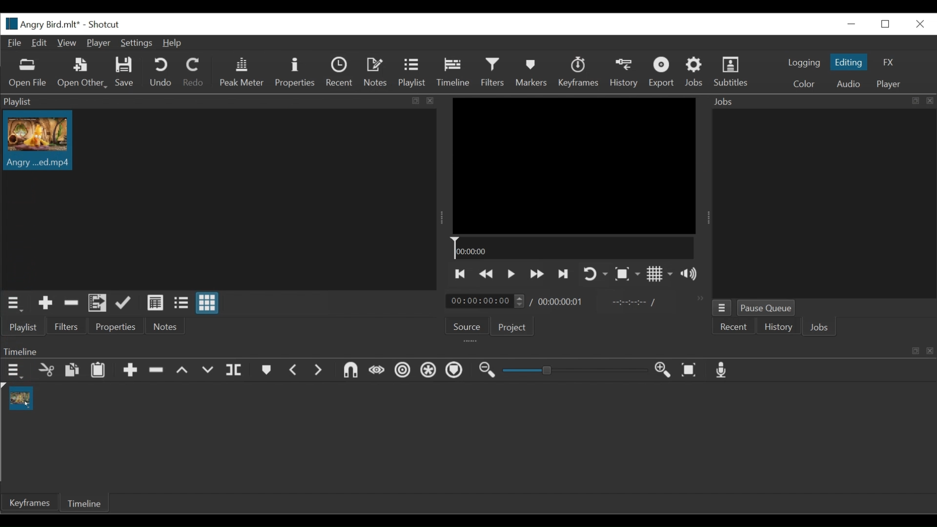 This screenshot has height=527, width=937. Describe the element at coordinates (889, 85) in the screenshot. I see `Player` at that location.